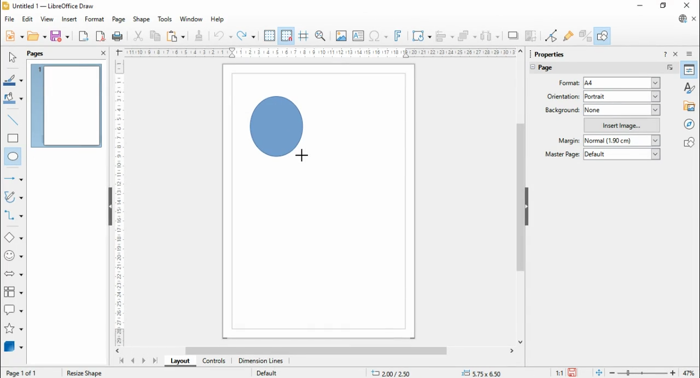  Describe the element at coordinates (569, 82) in the screenshot. I see `page format` at that location.